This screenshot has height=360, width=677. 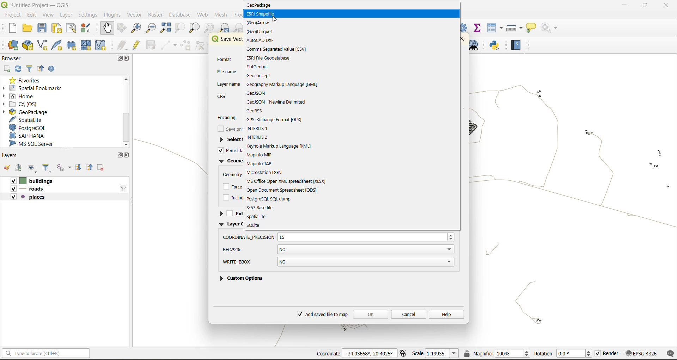 What do you see at coordinates (533, 28) in the screenshot?
I see `show tips` at bounding box center [533, 28].